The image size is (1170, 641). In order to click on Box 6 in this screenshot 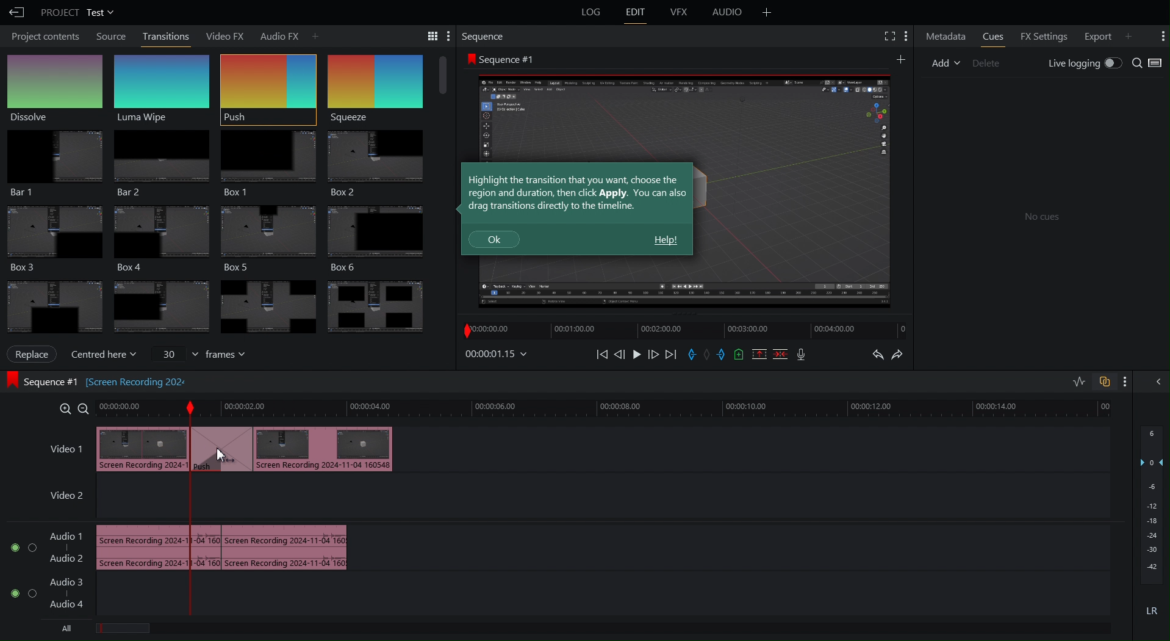, I will do `click(381, 239)`.